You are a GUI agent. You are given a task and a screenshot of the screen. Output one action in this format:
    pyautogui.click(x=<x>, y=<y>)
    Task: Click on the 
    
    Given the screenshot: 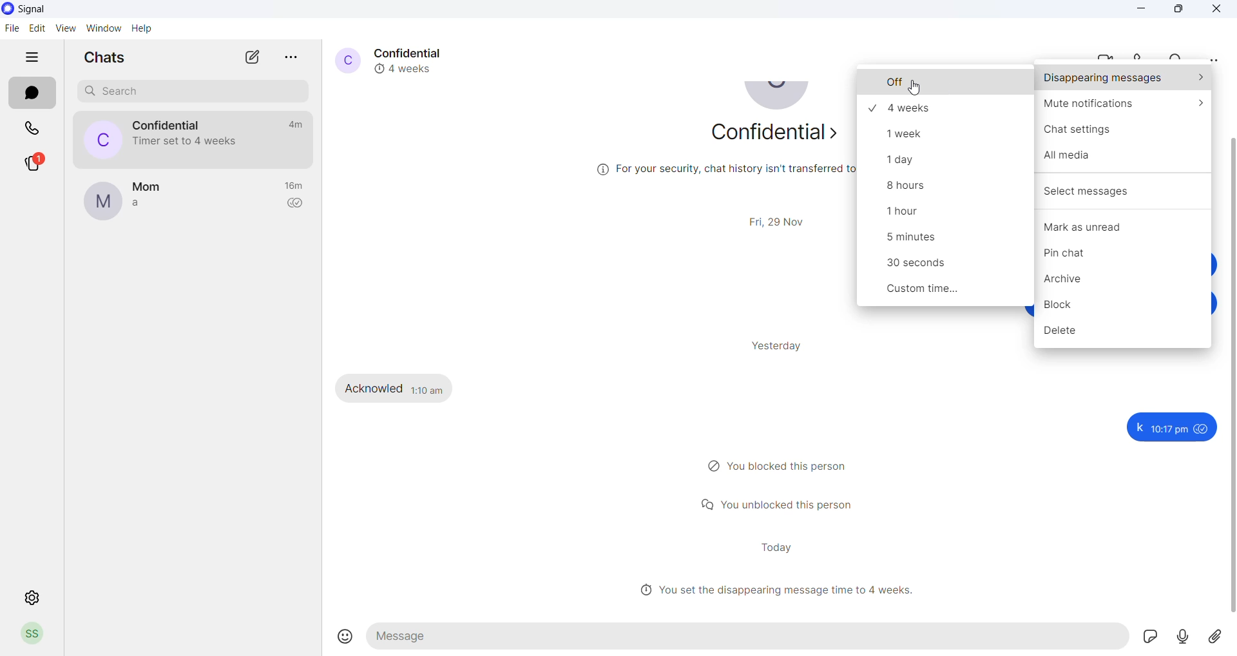 What is the action you would take?
    pyautogui.click(x=1220, y=639)
    